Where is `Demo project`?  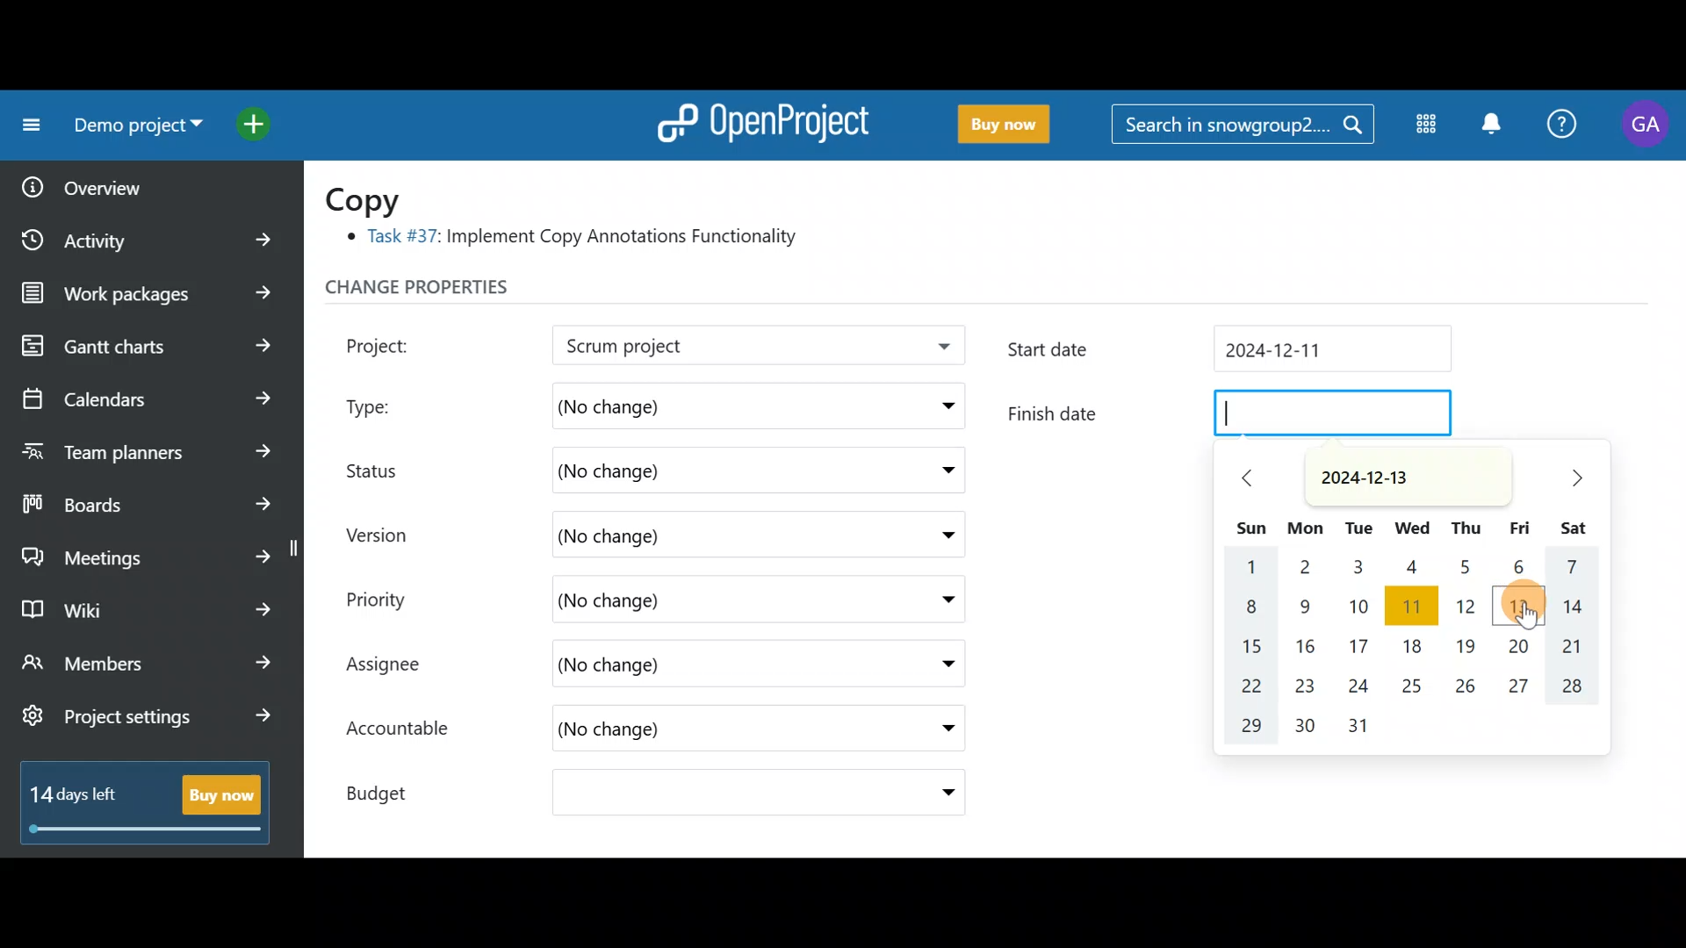
Demo project is located at coordinates (132, 129).